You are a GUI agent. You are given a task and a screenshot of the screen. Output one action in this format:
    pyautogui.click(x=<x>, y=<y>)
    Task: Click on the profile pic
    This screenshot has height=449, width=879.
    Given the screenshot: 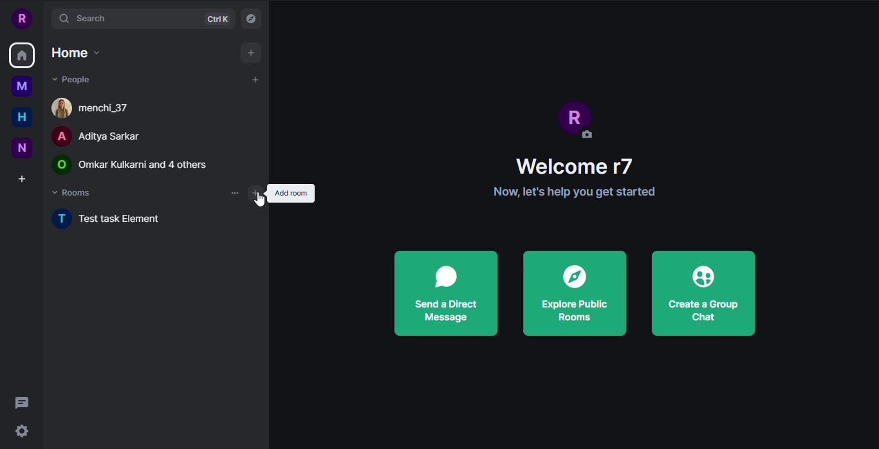 What is the action you would take?
    pyautogui.click(x=577, y=118)
    